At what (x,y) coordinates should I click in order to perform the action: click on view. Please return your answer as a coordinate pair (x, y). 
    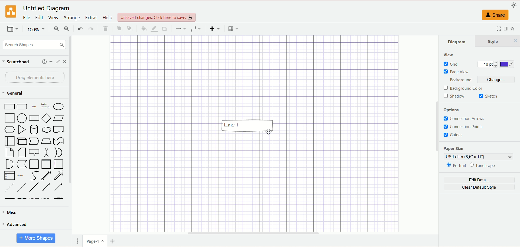
    Looking at the image, I should click on (12, 29).